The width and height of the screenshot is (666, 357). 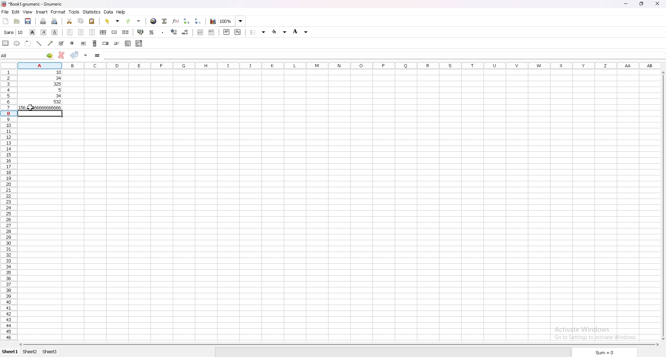 What do you see at coordinates (61, 43) in the screenshot?
I see `tickbox` at bounding box center [61, 43].